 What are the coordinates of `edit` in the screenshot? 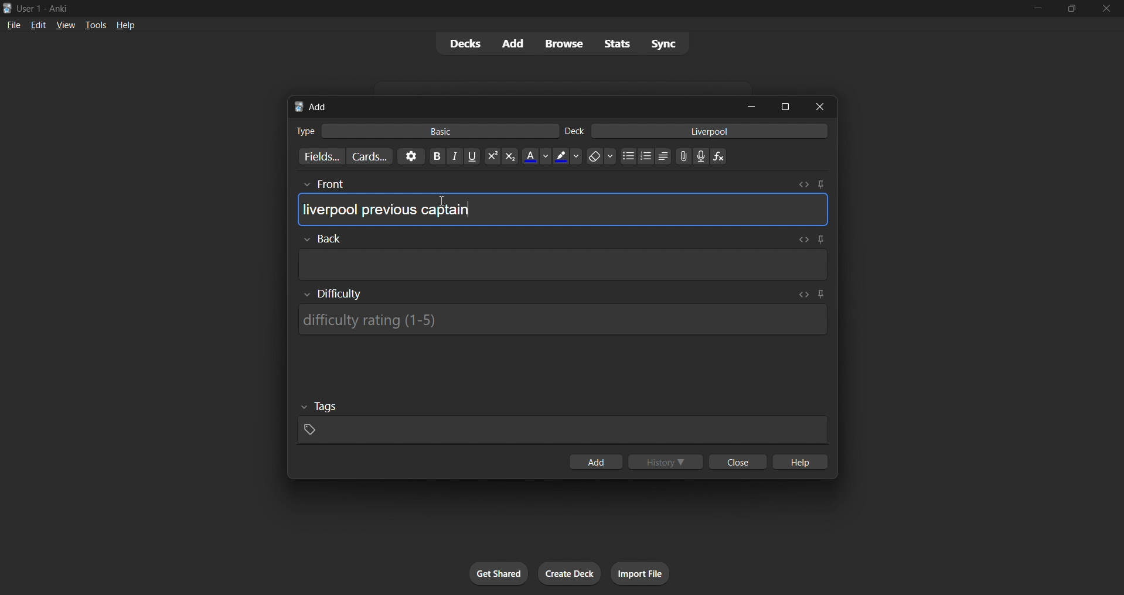 It's located at (35, 23).